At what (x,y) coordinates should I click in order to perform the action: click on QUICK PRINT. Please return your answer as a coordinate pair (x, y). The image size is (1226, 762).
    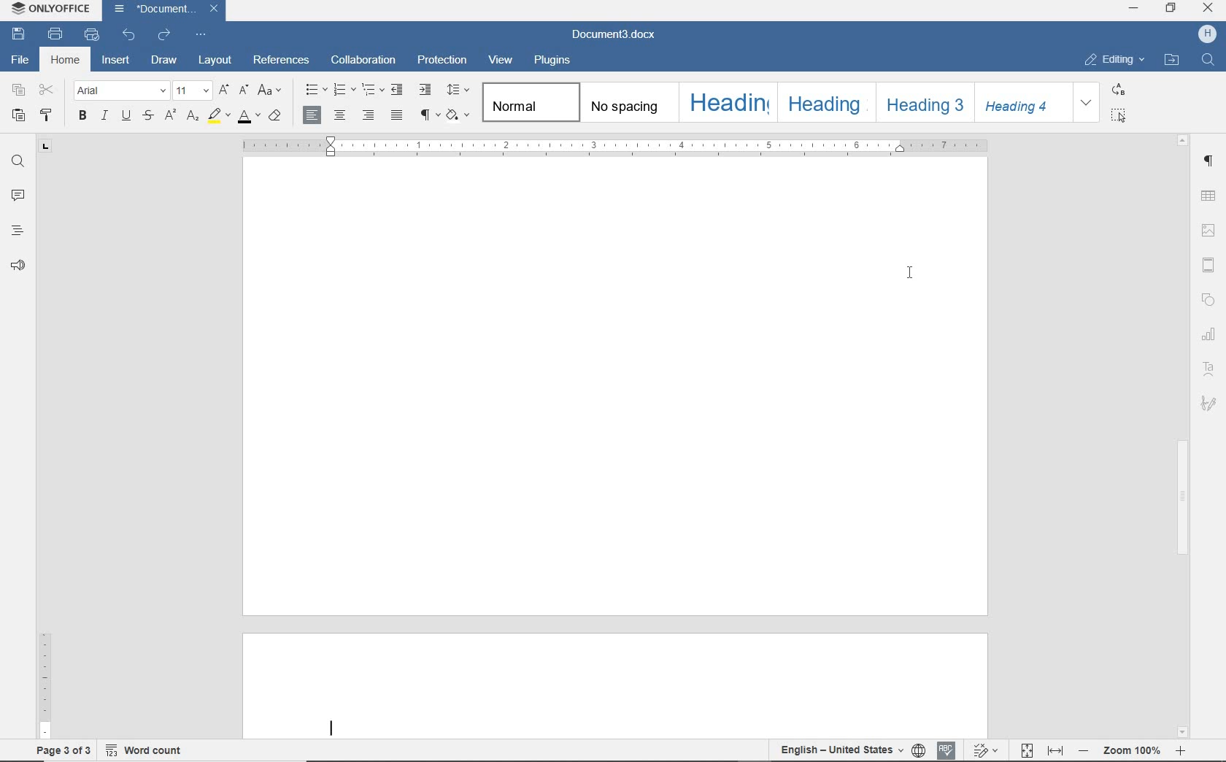
    Looking at the image, I should click on (94, 35).